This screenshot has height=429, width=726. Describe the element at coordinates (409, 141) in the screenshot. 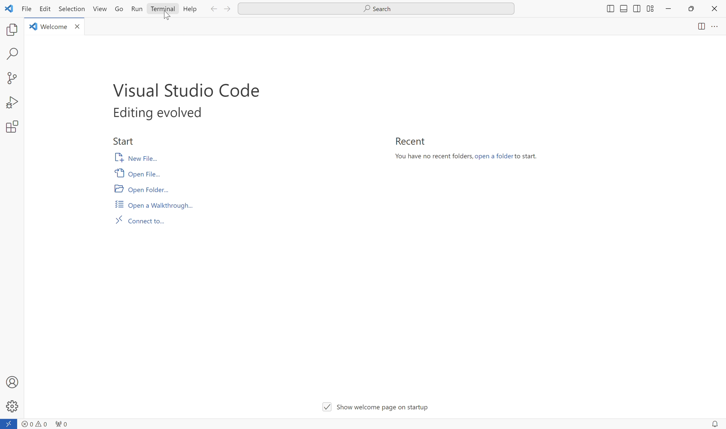

I see `Recent` at that location.